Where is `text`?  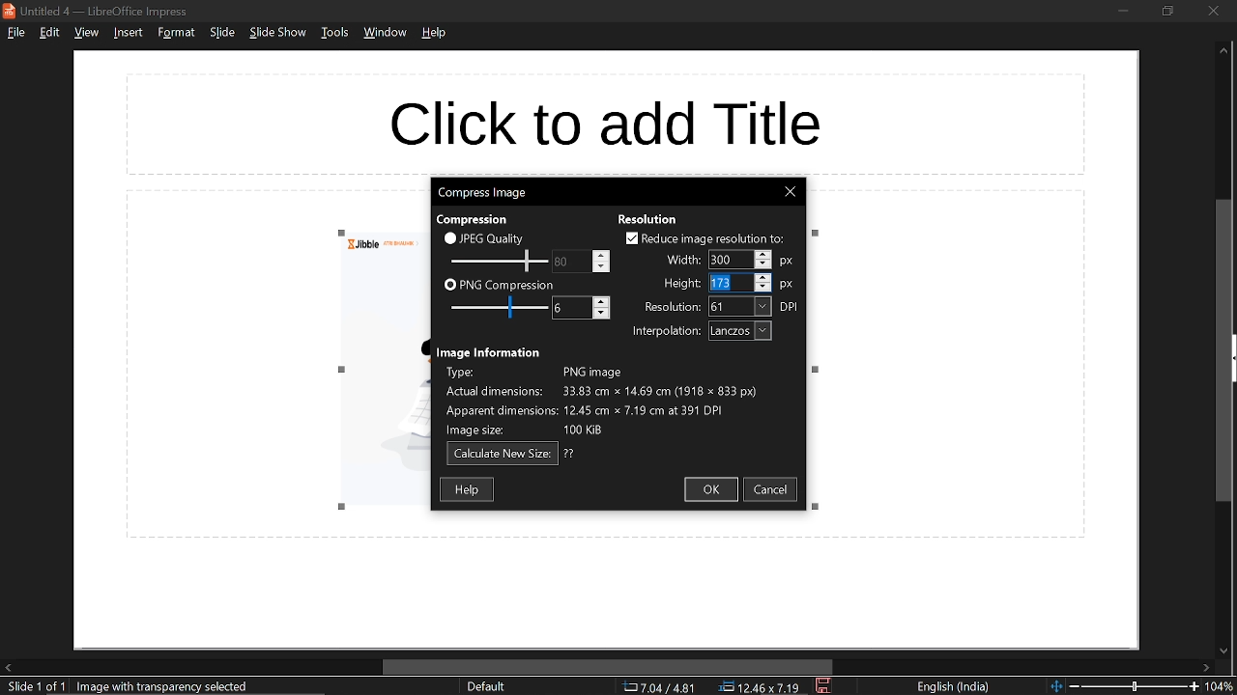 text is located at coordinates (666, 332).